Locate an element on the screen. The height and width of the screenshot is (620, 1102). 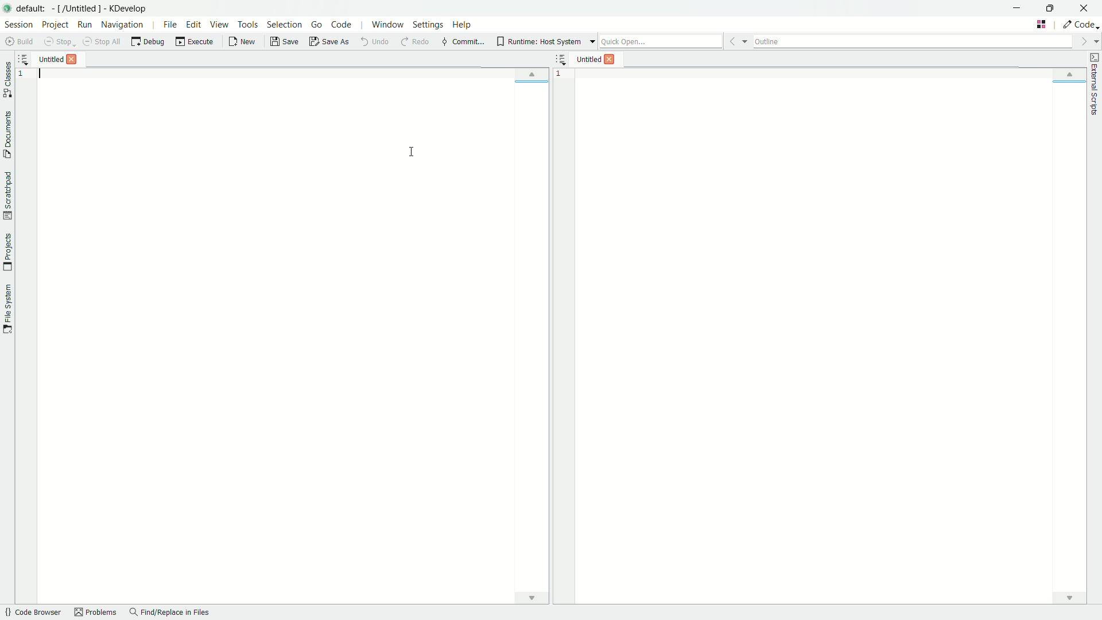
more options is located at coordinates (25, 57).